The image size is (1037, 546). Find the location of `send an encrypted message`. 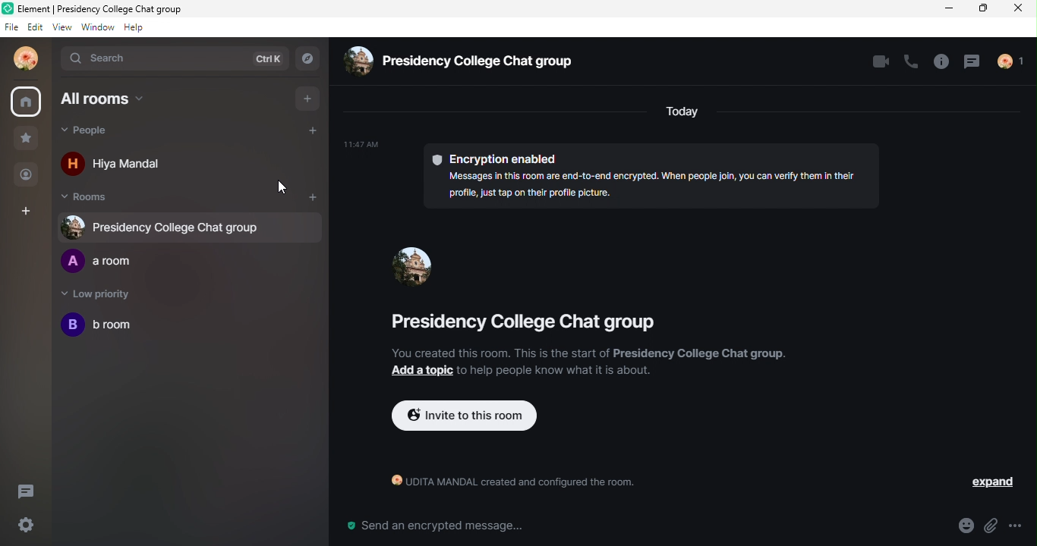

send an encrypted message is located at coordinates (433, 526).